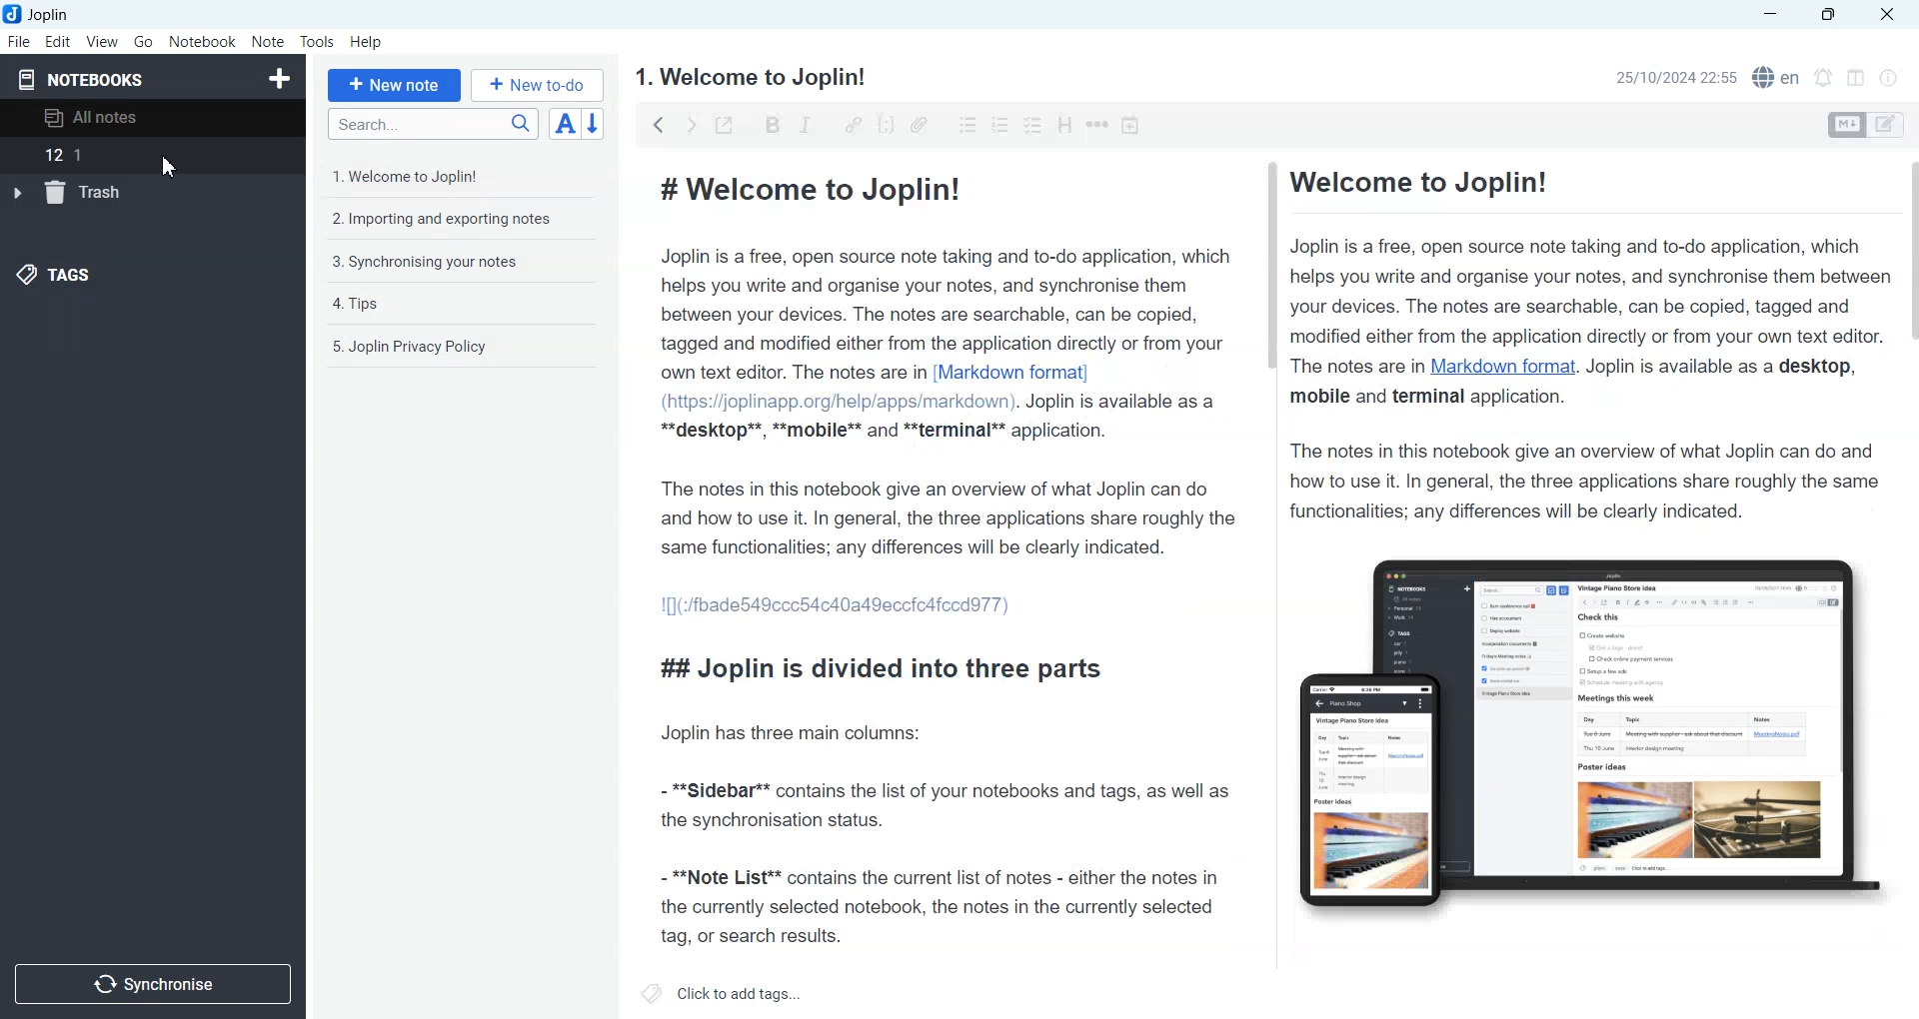 Image resolution: width=1919 pixels, height=1019 pixels. I want to click on Welcome to Joplin!

Joplin is a free, open source note taking and to-do application, which
helps you write and organise your notes, and synchronise them between
your devices. The notes are searchable, can be copied, tagged and
modified either from the application directly or from your own text editor.
The notes are in Markdown format. Joplin is available as a desktop,
mobile and terminal application.

The notes in this notebook give an overview of what Joplin can do and
how to use it. In general, the three applications share roughly the same
functionalities; any differences will be clearly indicated., so click(1582, 344).